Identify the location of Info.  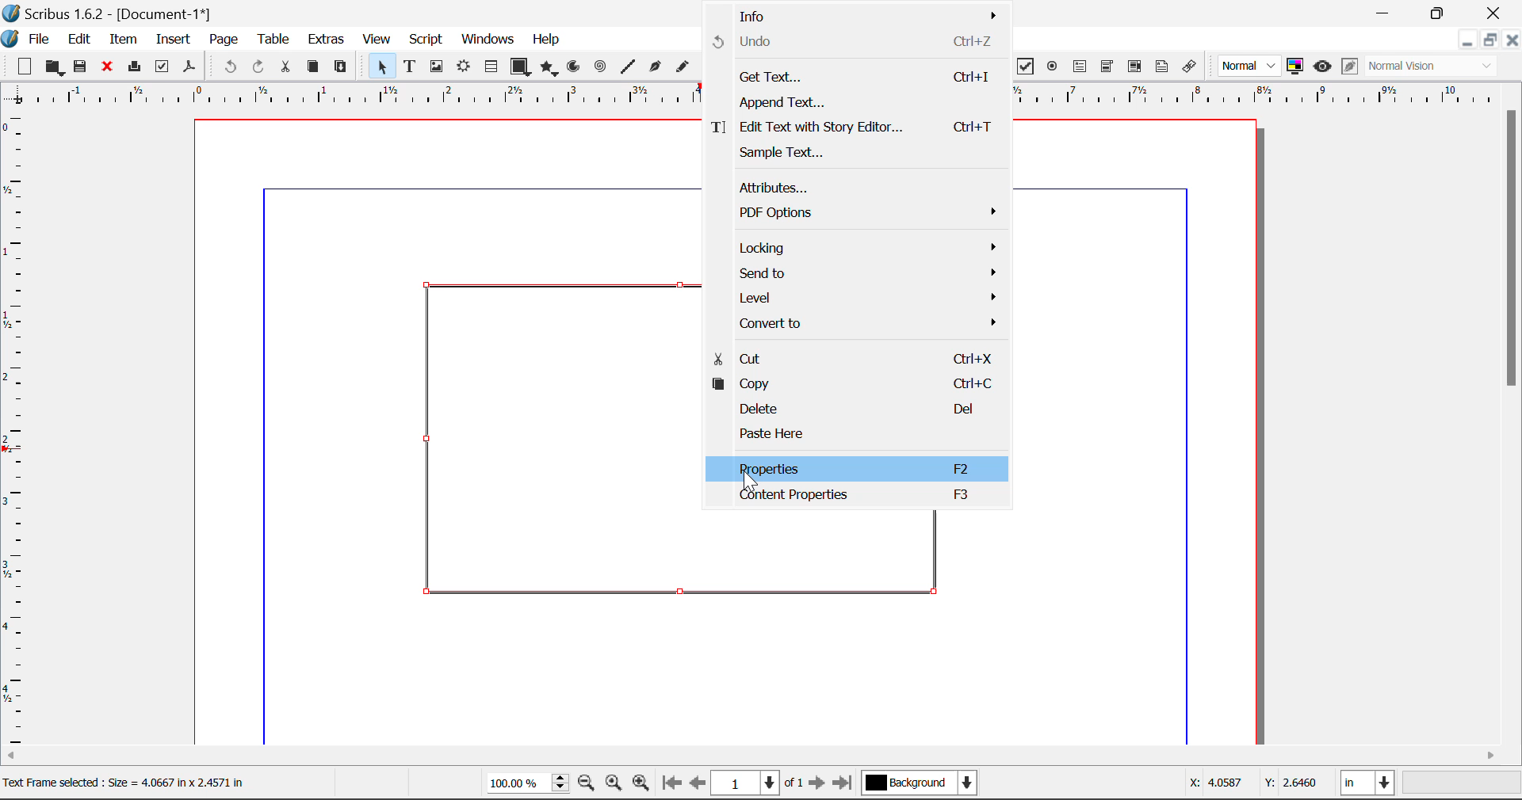
(858, 13).